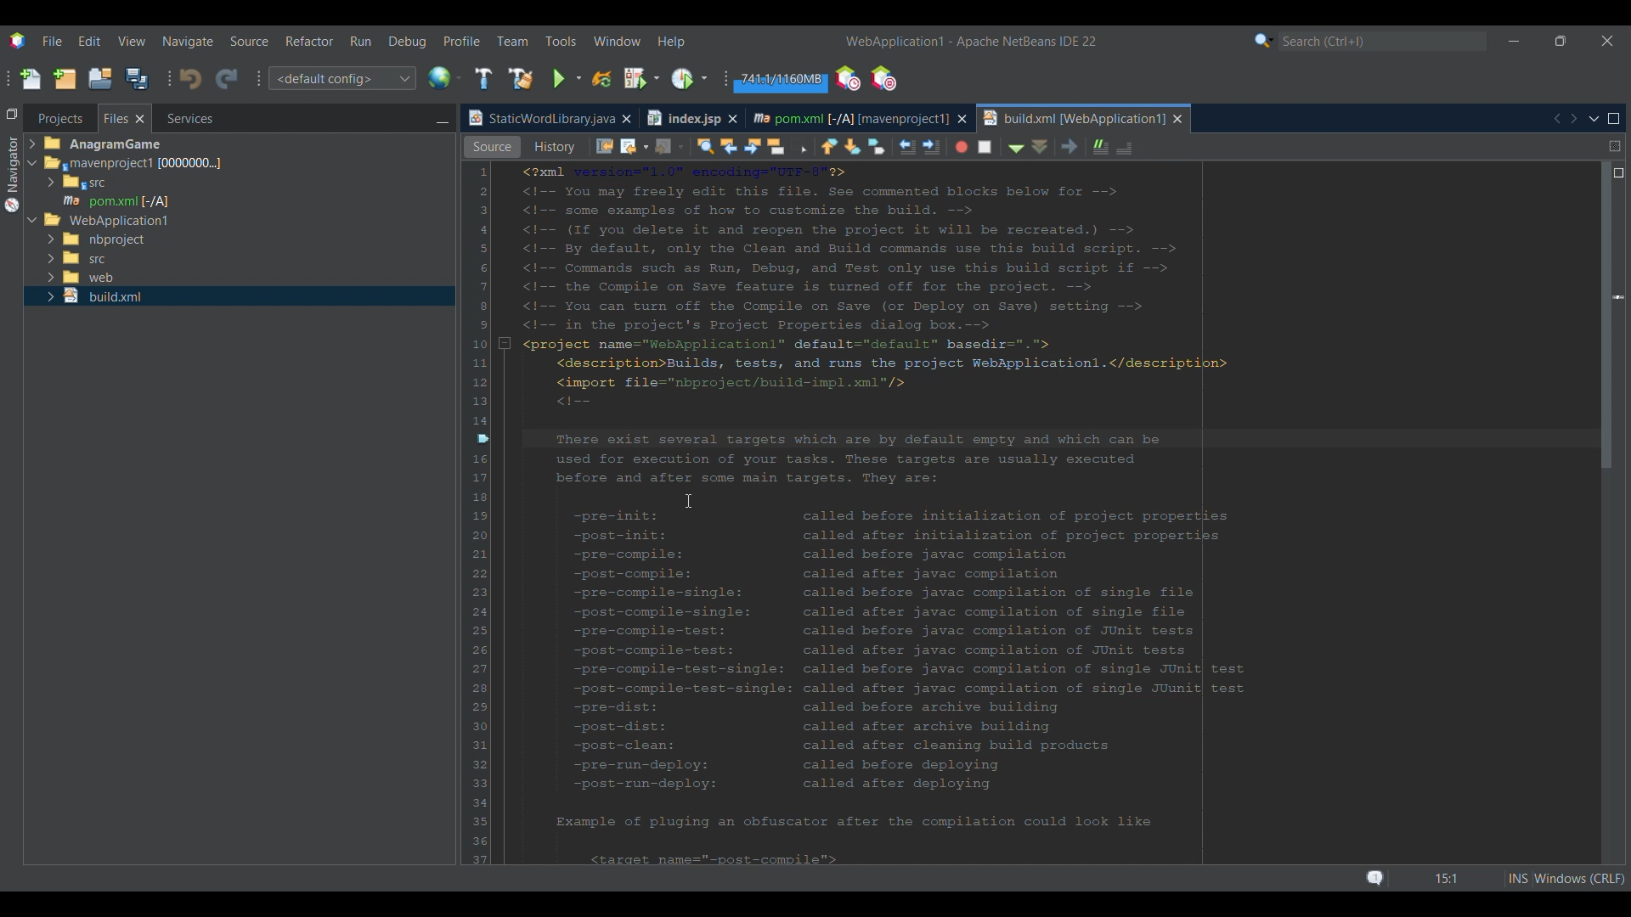 This screenshot has width=1631, height=917. Describe the element at coordinates (308, 41) in the screenshot. I see `Refactor menu` at that location.